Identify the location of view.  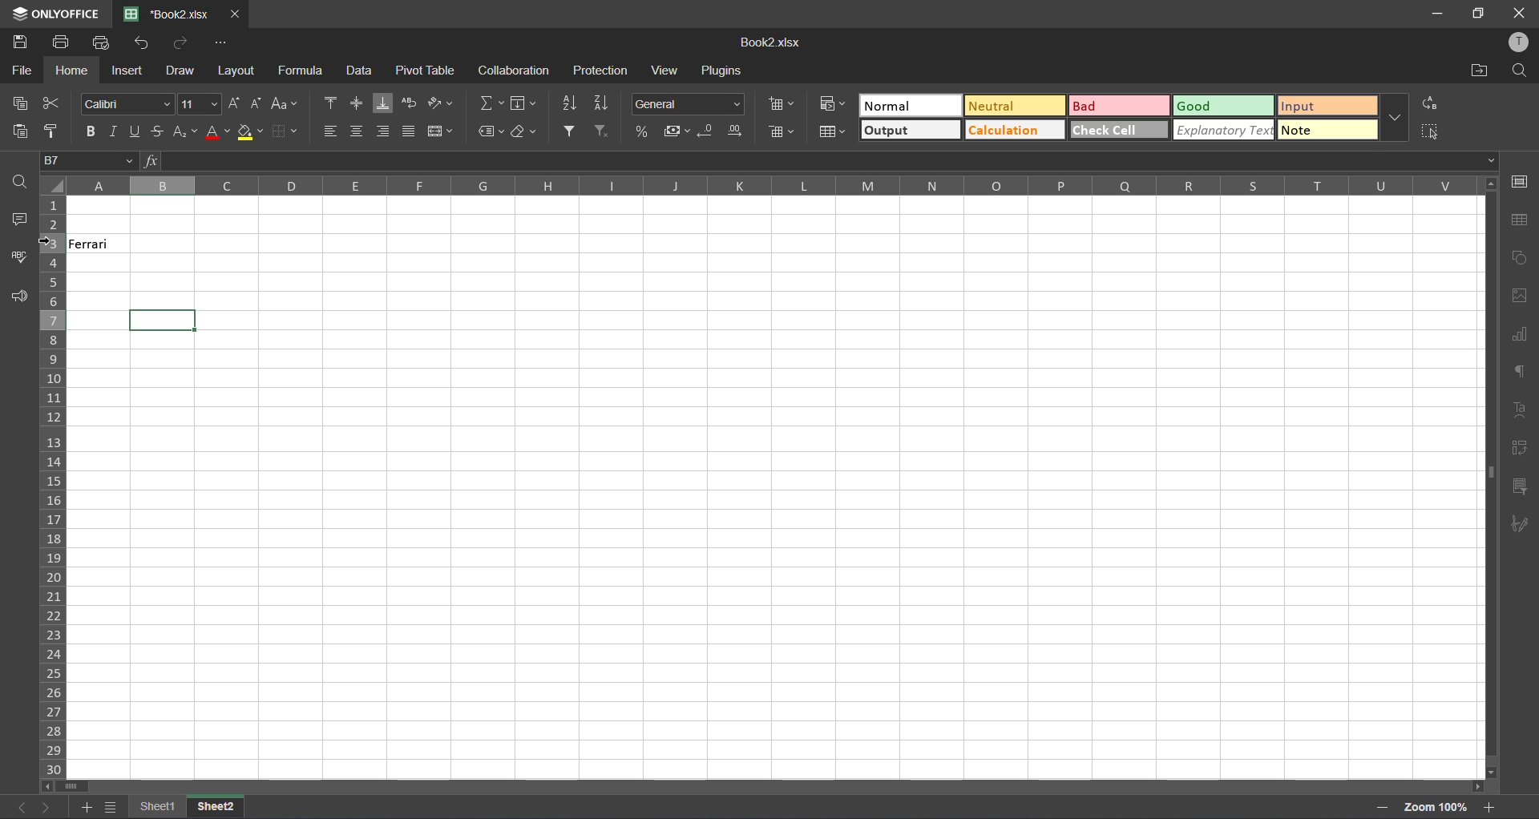
(663, 71).